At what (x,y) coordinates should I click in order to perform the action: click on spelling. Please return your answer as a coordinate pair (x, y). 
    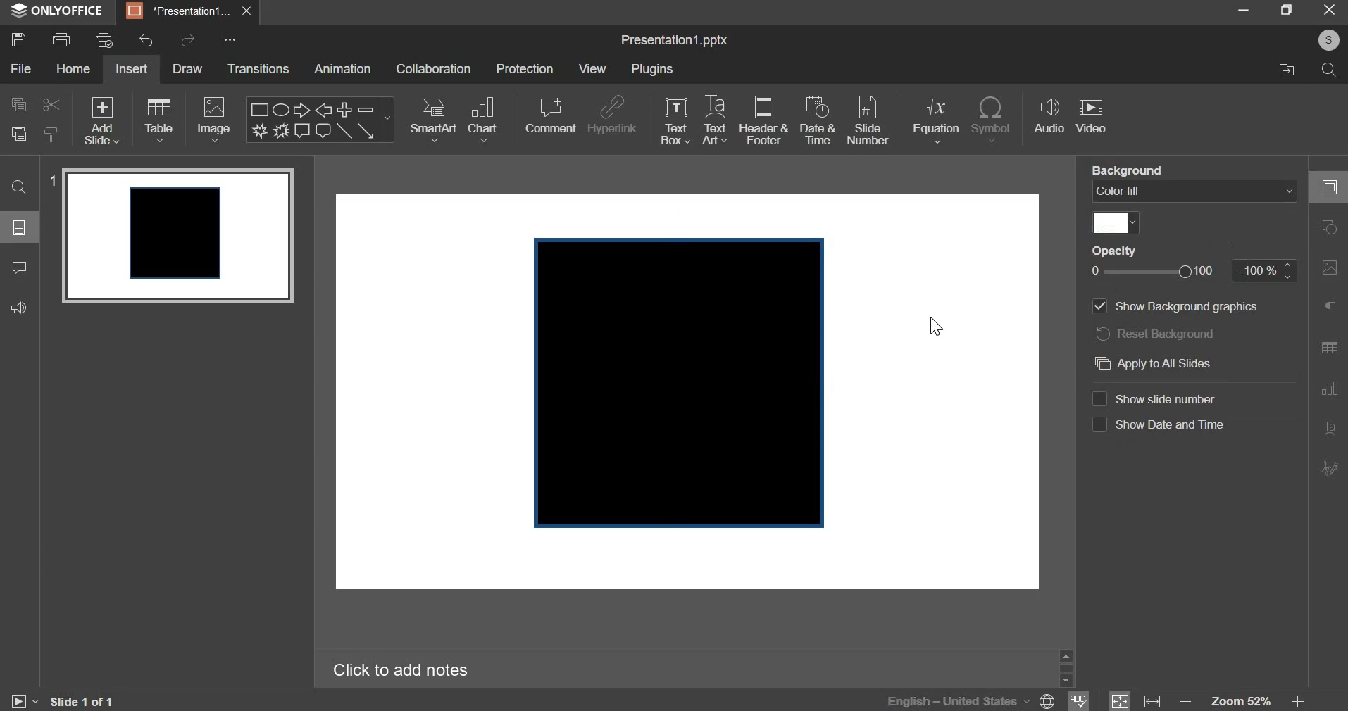
    Looking at the image, I should click on (1085, 701).